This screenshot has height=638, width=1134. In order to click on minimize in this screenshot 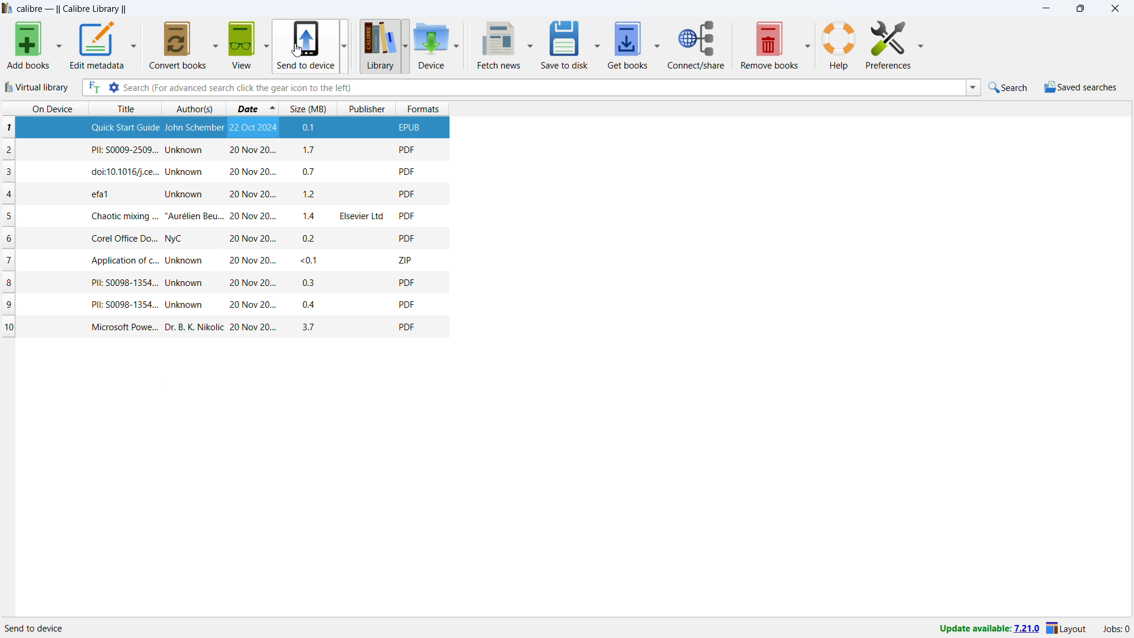, I will do `click(1045, 9)`.